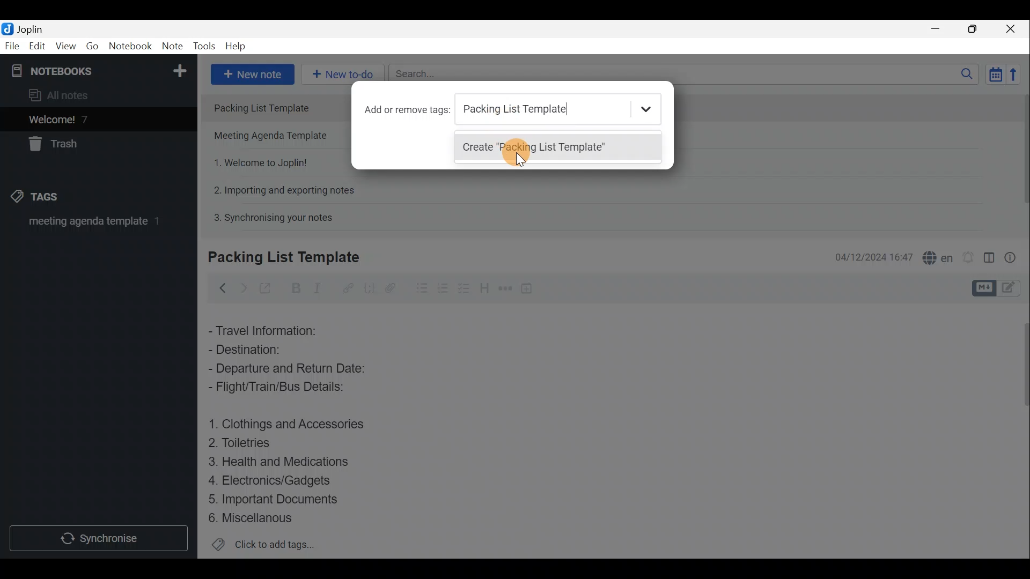  Describe the element at coordinates (976, 29) in the screenshot. I see `Maximise` at that location.